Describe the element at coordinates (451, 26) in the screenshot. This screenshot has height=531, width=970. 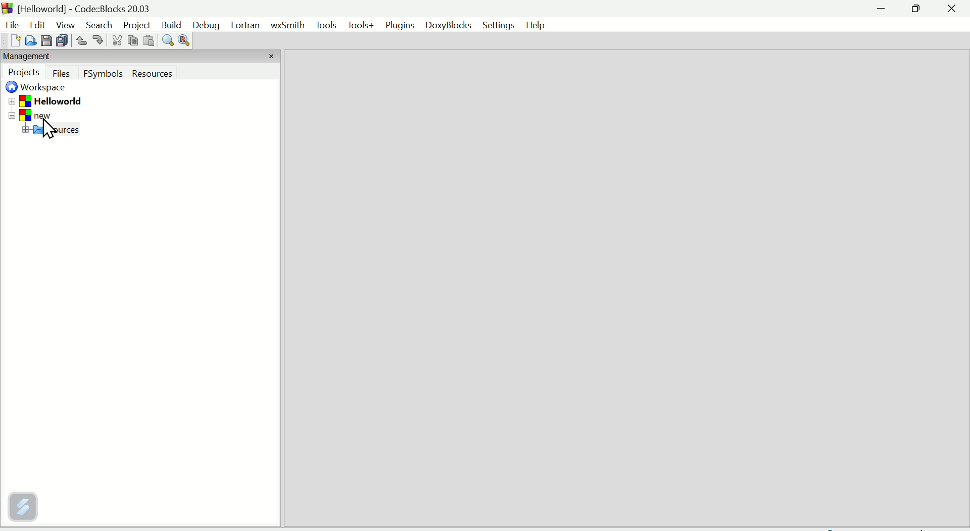
I see `Doxyblocks` at that location.